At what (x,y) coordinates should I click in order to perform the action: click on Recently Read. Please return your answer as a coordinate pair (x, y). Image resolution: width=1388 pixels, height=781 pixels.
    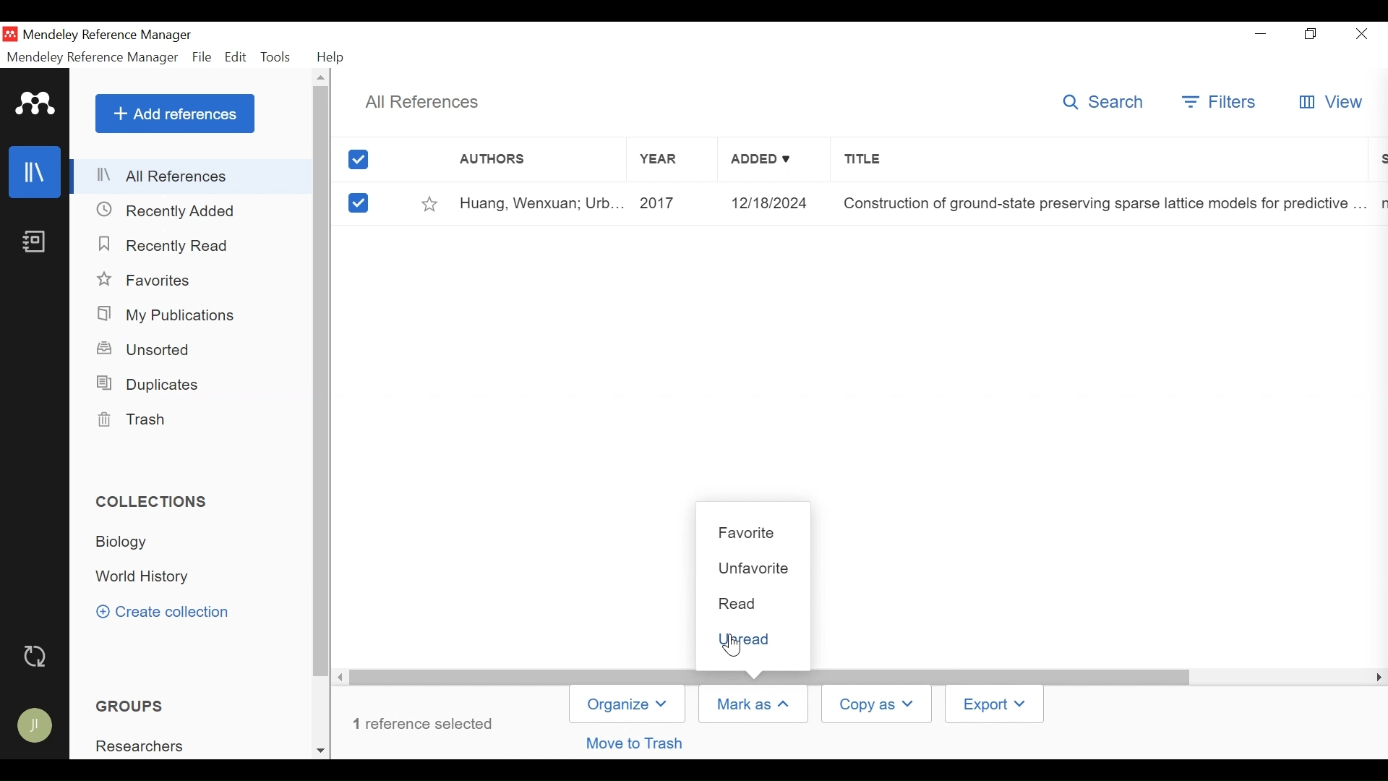
    Looking at the image, I should click on (163, 245).